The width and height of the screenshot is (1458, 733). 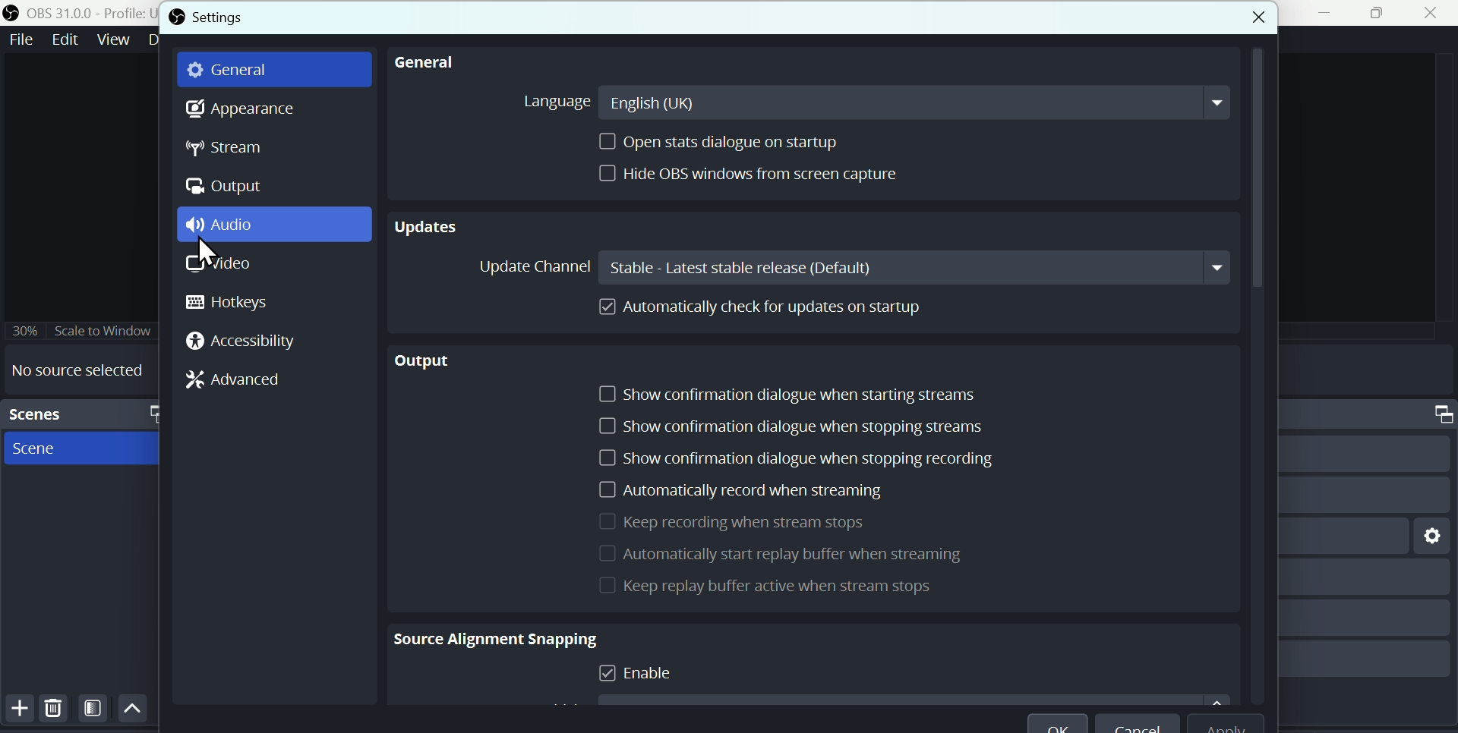 What do you see at coordinates (132, 709) in the screenshot?
I see `Up` at bounding box center [132, 709].